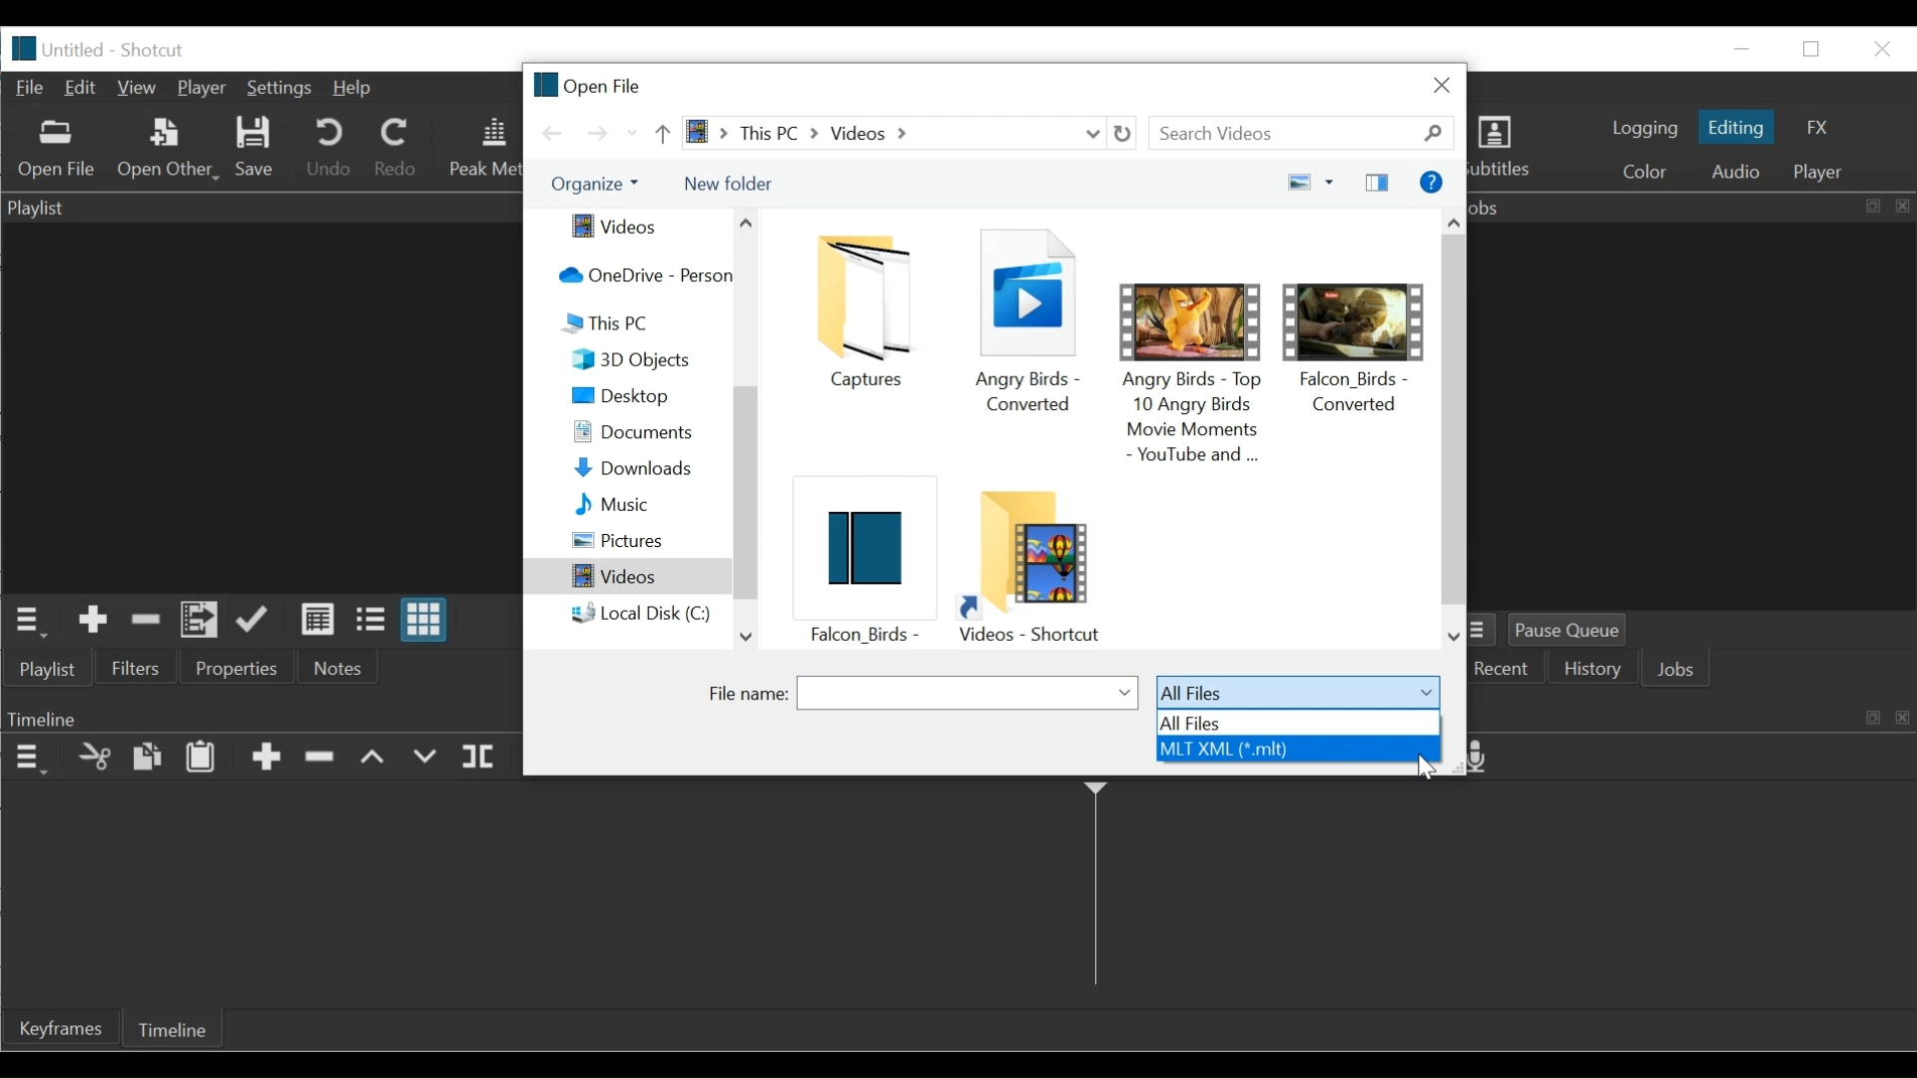 The height and width of the screenshot is (1078, 1917). Describe the element at coordinates (253, 150) in the screenshot. I see `Save` at that location.